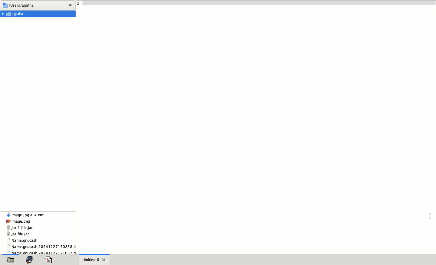 The height and width of the screenshot is (265, 436). I want to click on Name.gnucash 2024 1127 171037, so click(43, 252).